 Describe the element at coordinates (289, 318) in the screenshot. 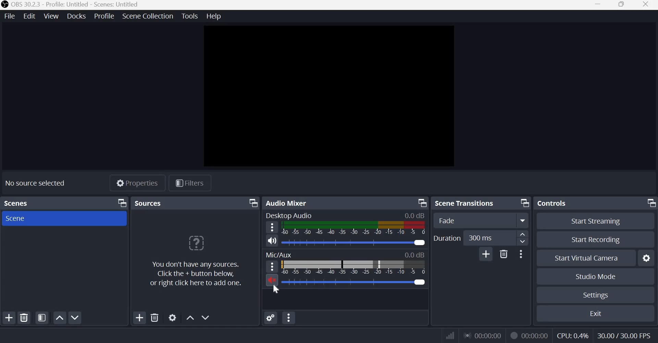

I see `advanced audio properties` at that location.